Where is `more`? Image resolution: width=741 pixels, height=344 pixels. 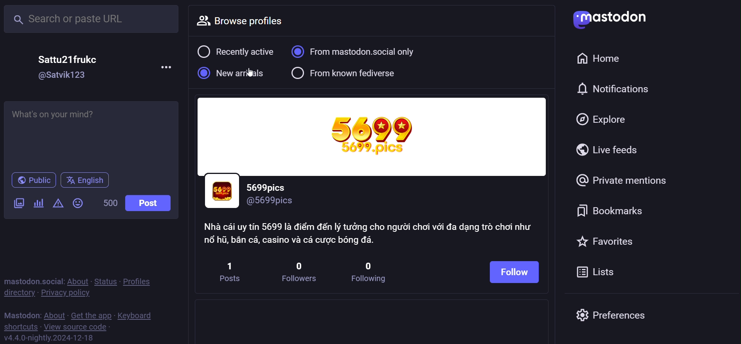 more is located at coordinates (167, 67).